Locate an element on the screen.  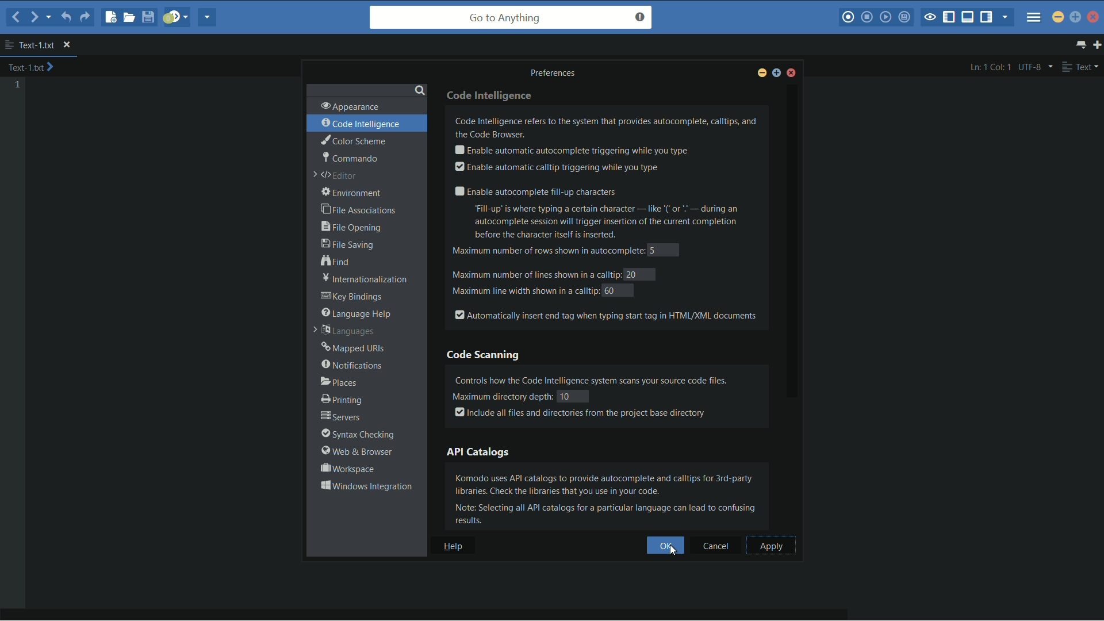
20 is located at coordinates (632, 275).